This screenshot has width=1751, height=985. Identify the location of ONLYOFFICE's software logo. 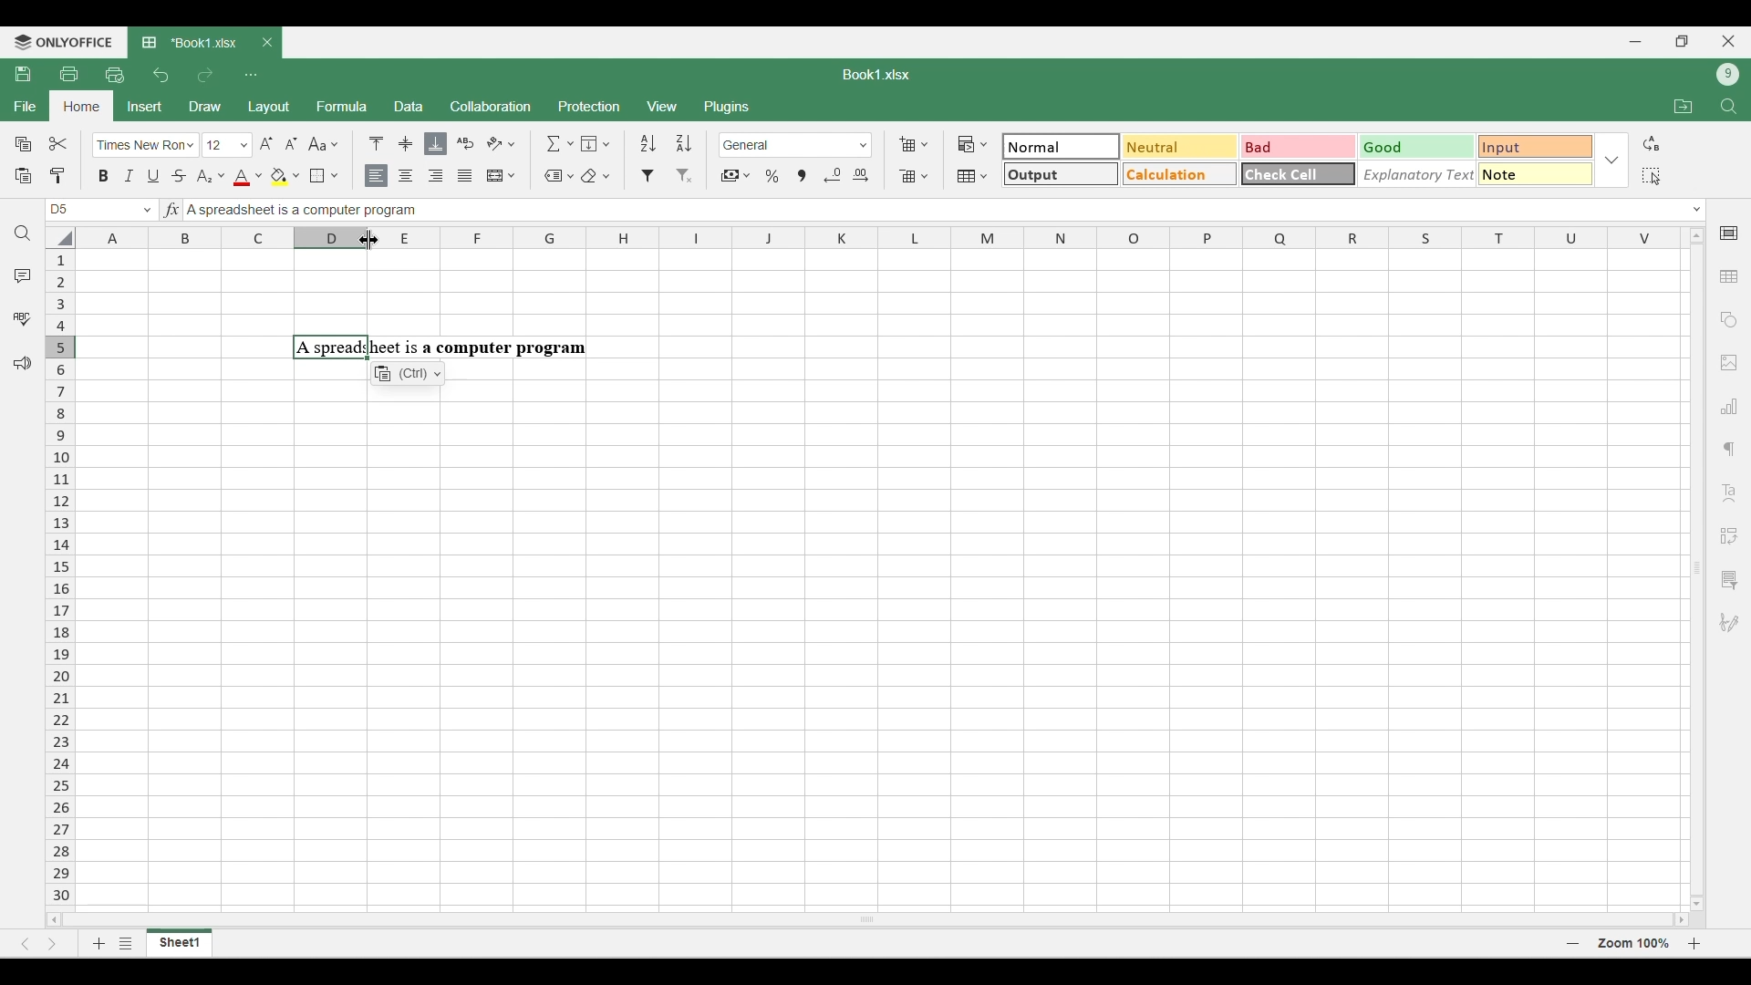
(64, 43).